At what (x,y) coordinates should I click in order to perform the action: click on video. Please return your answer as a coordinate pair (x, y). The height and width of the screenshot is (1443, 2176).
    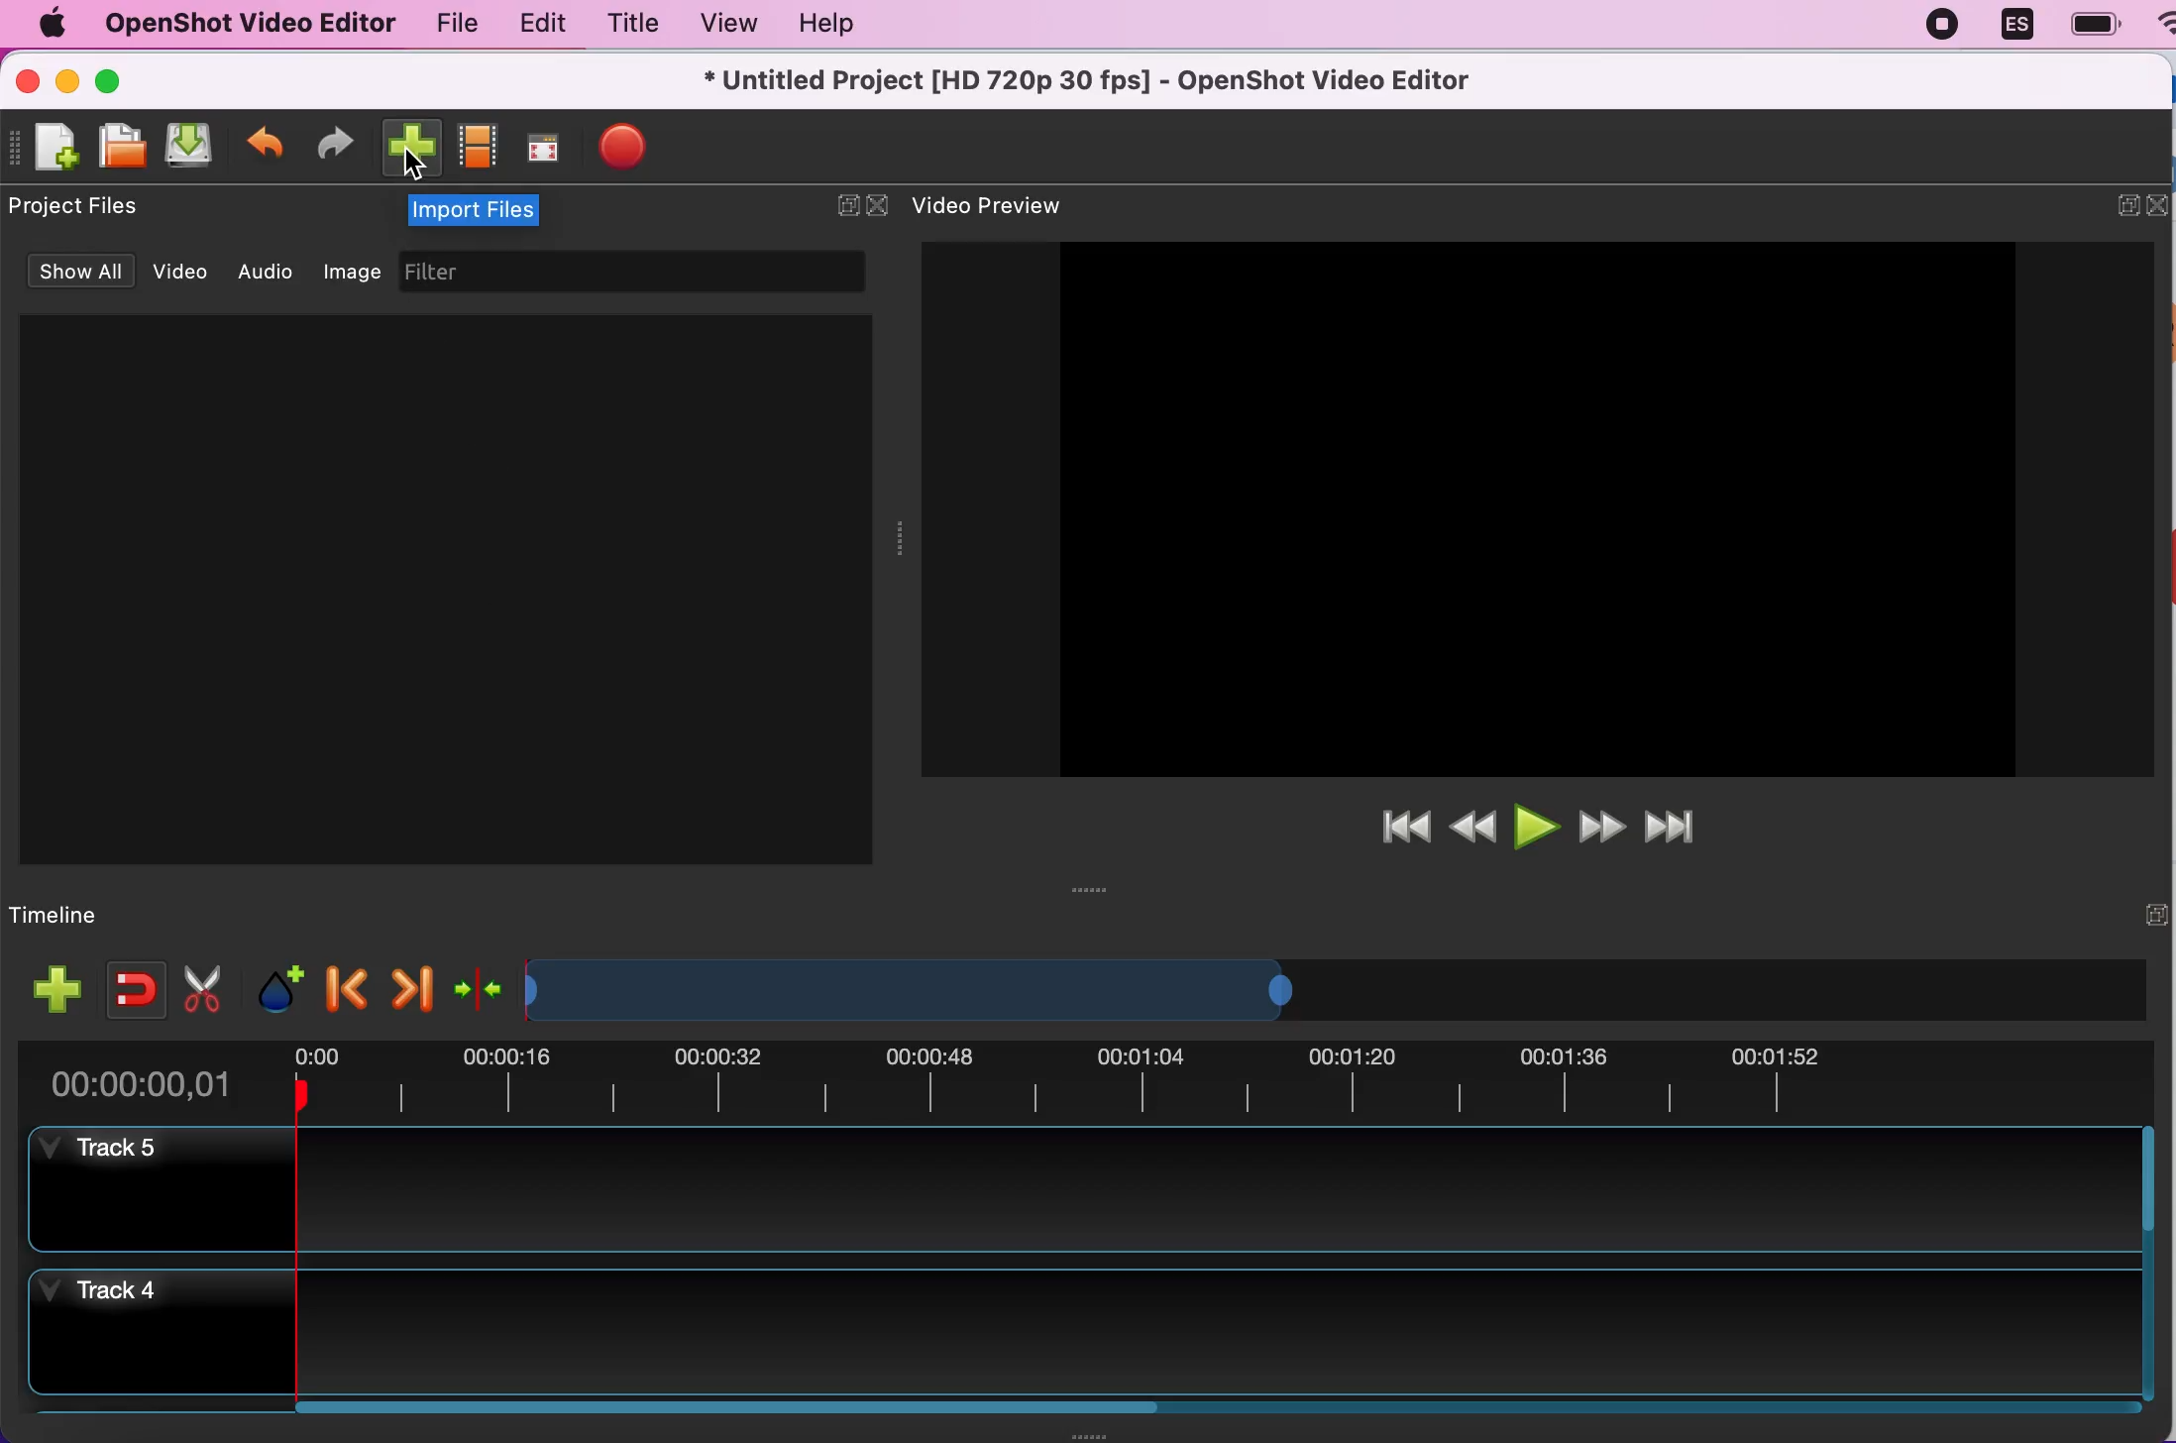
    Looking at the image, I should click on (179, 272).